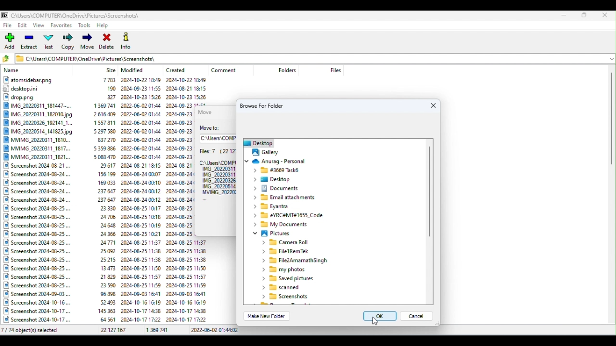  I want to click on Folders, so click(287, 243).